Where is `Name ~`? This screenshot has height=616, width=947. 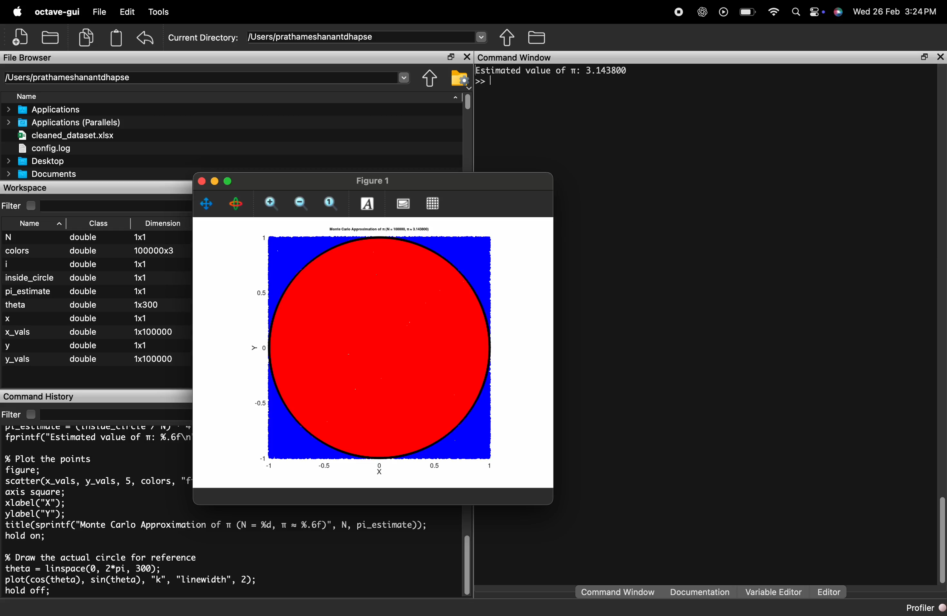 Name ~ is located at coordinates (34, 224).